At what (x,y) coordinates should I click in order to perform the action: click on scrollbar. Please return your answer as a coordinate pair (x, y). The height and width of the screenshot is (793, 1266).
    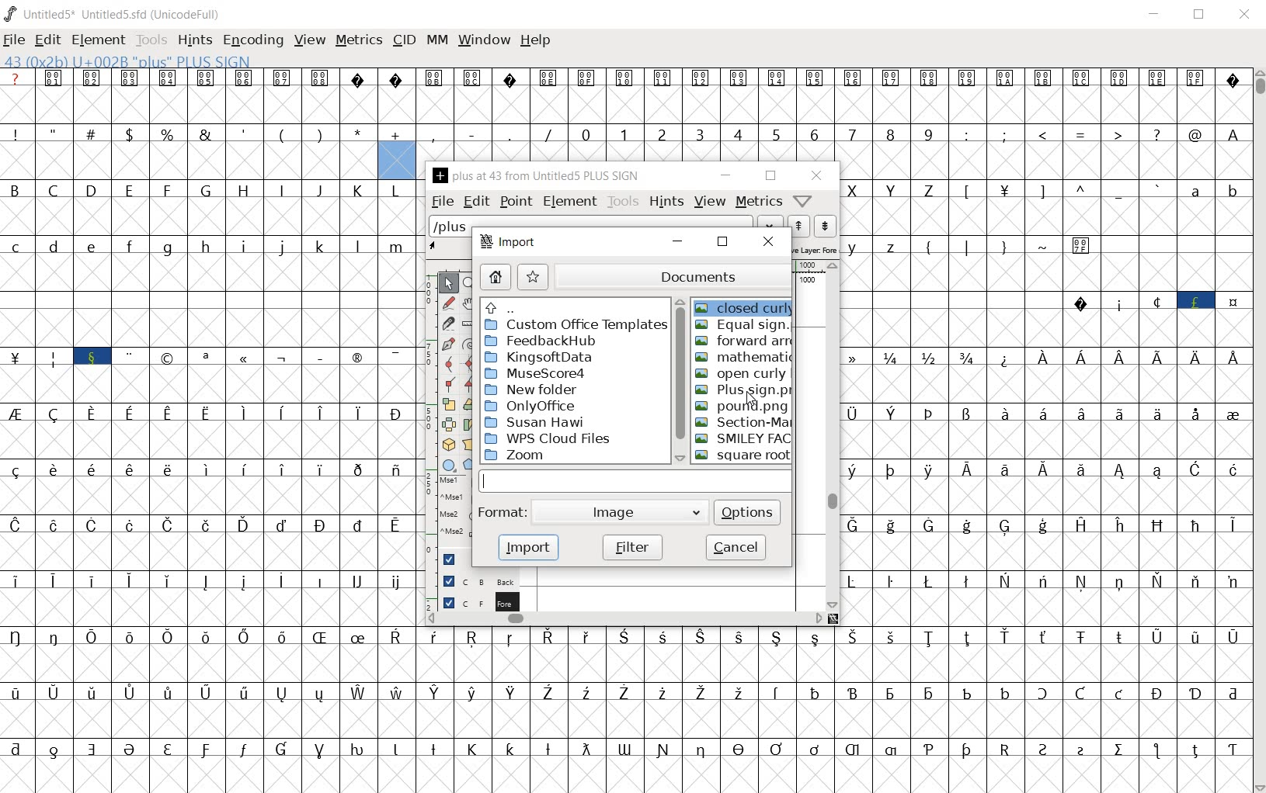
    Looking at the image, I should click on (834, 438).